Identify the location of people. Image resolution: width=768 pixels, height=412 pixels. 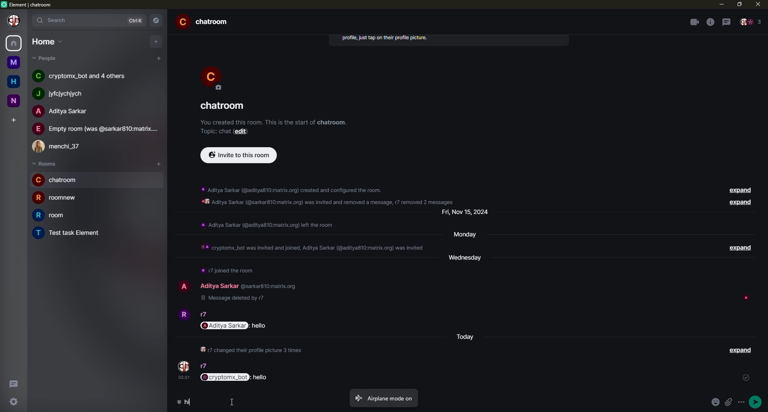
(221, 285).